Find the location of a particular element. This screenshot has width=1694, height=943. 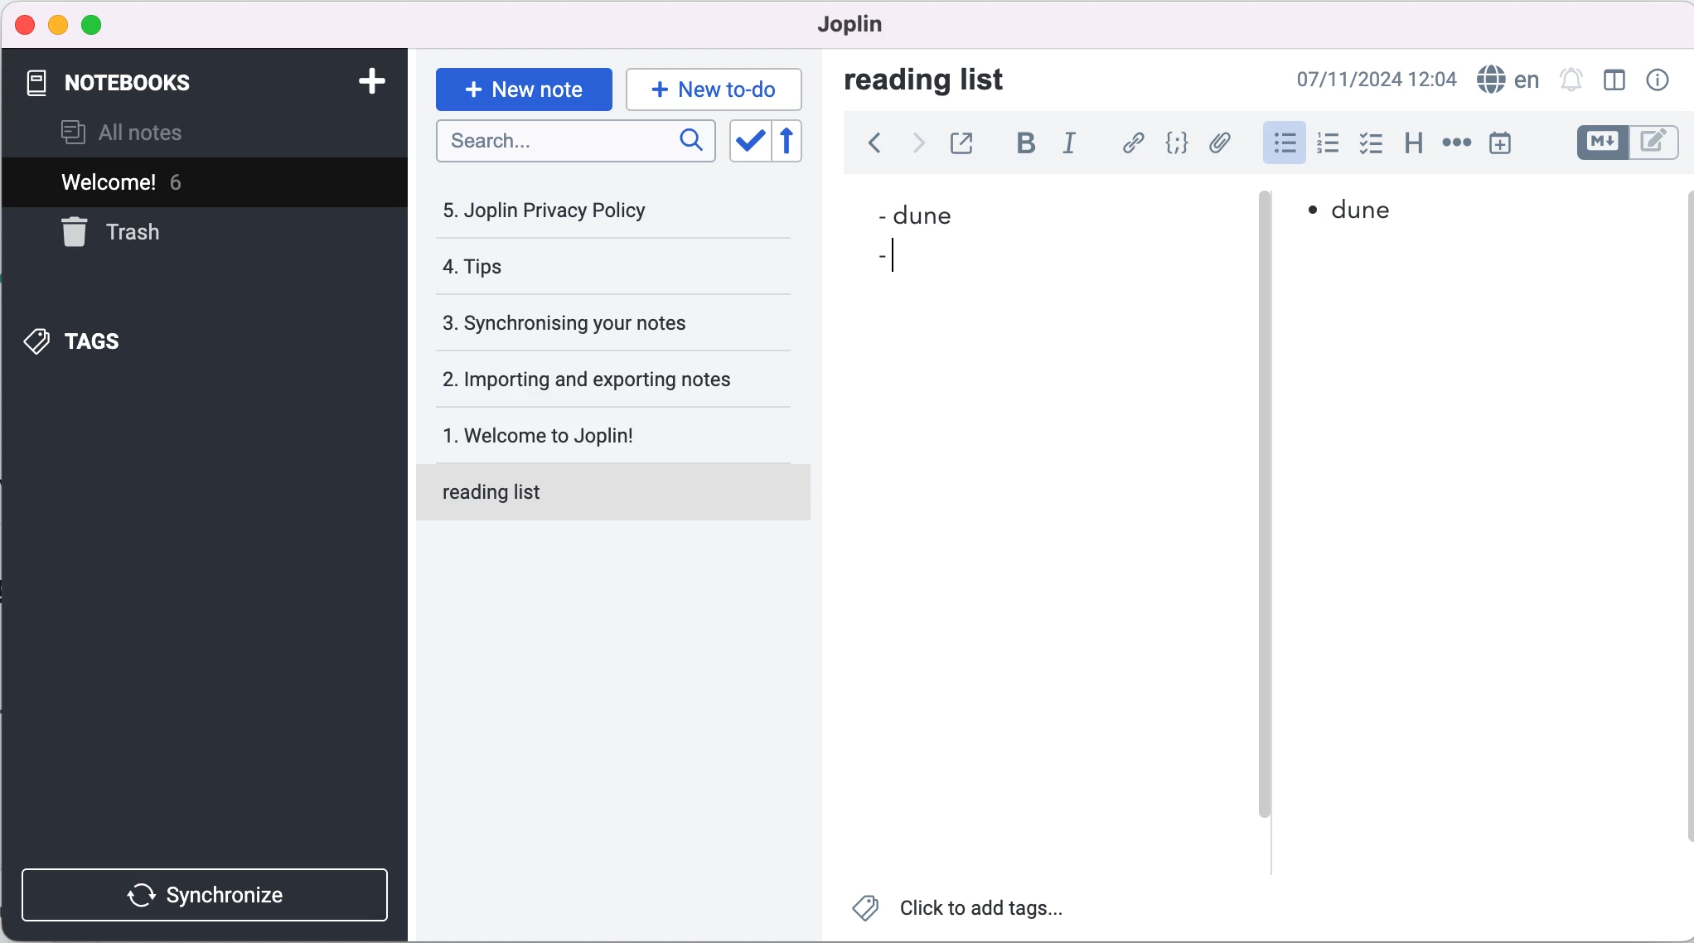

bold is located at coordinates (1026, 143).